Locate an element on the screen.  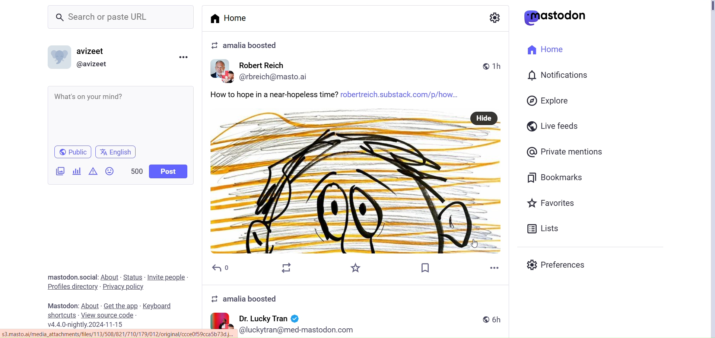
Version is located at coordinates (89, 324).